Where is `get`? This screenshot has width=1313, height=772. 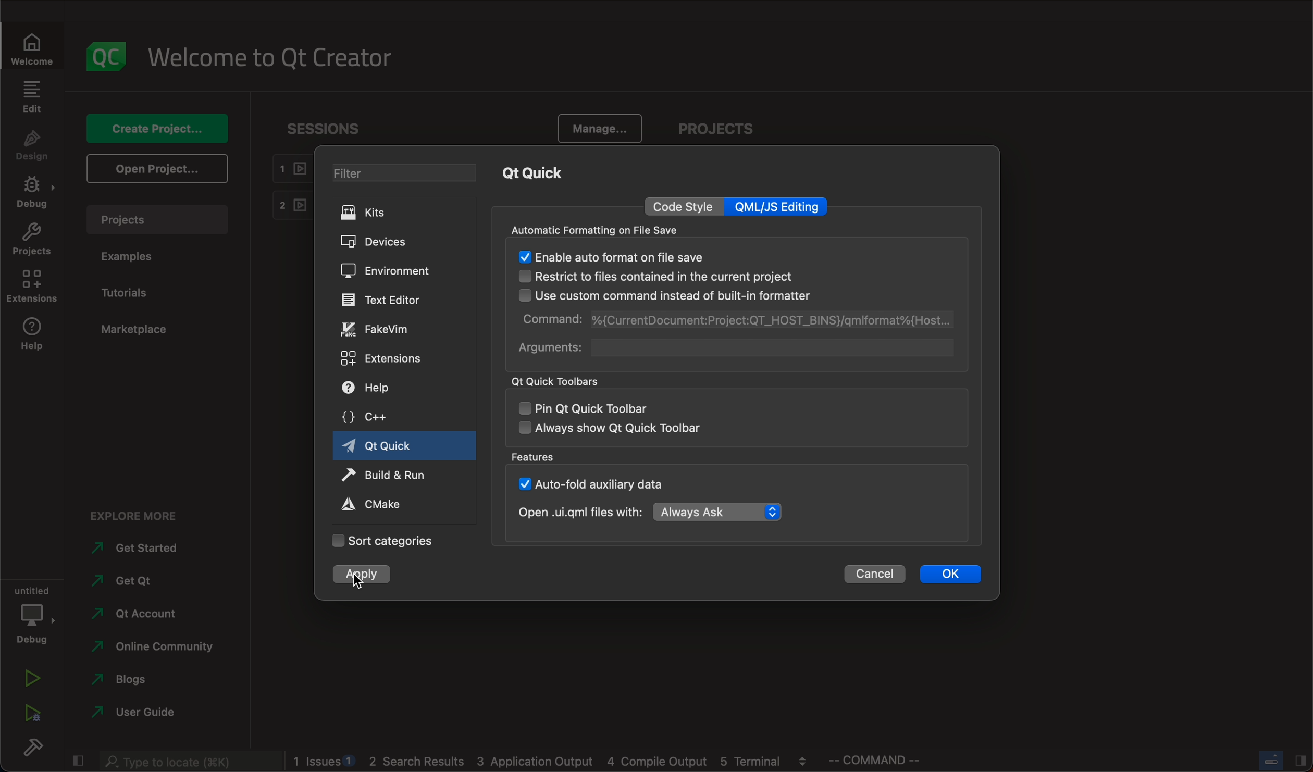
get is located at coordinates (135, 580).